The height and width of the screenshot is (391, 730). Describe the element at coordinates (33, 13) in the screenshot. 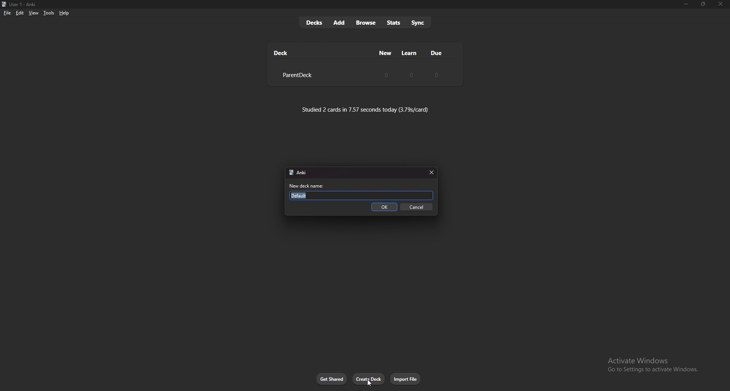

I see `view` at that location.